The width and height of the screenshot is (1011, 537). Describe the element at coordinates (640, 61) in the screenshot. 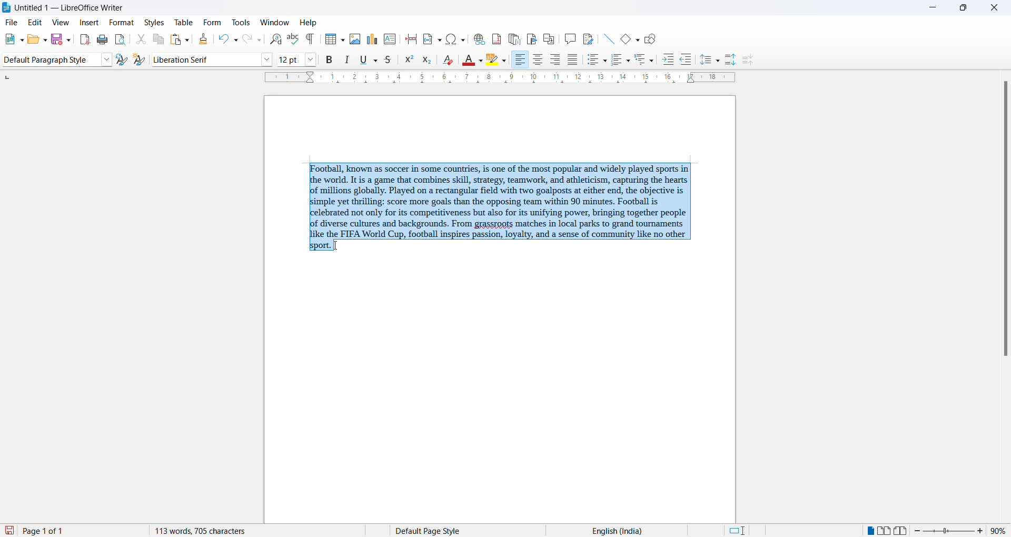

I see `outline format ` at that location.